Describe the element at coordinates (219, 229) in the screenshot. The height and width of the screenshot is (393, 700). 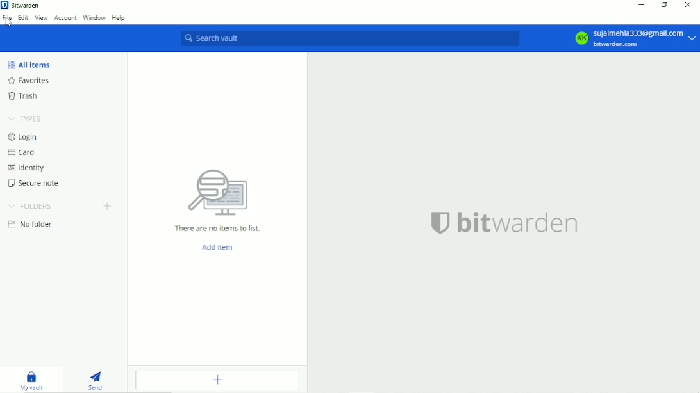
I see `There are no items to list` at that location.